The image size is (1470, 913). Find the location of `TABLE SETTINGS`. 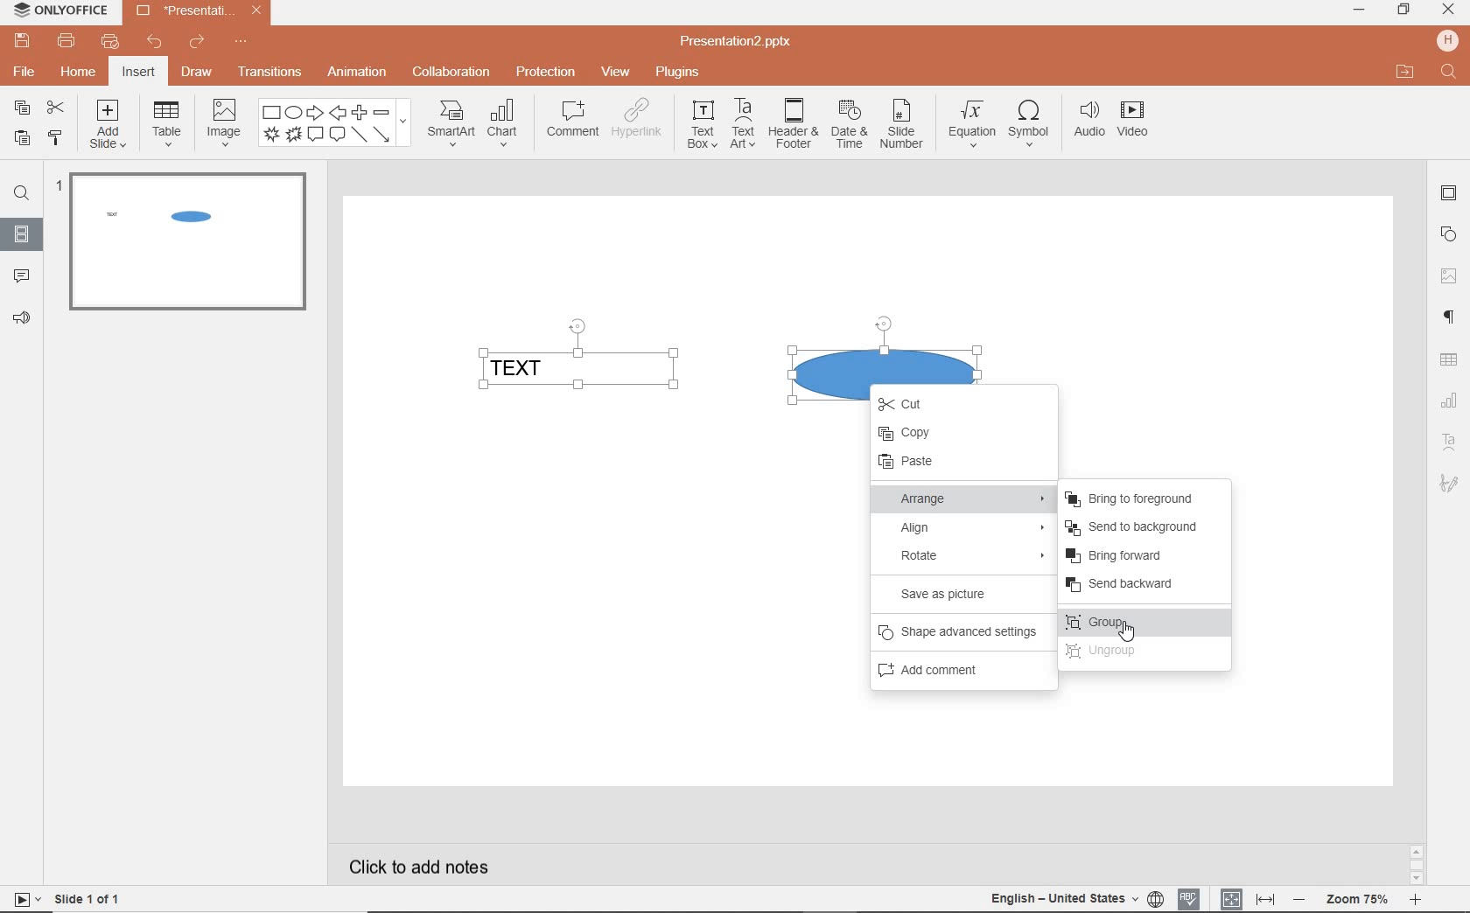

TABLE SETTINGS is located at coordinates (1449, 360).